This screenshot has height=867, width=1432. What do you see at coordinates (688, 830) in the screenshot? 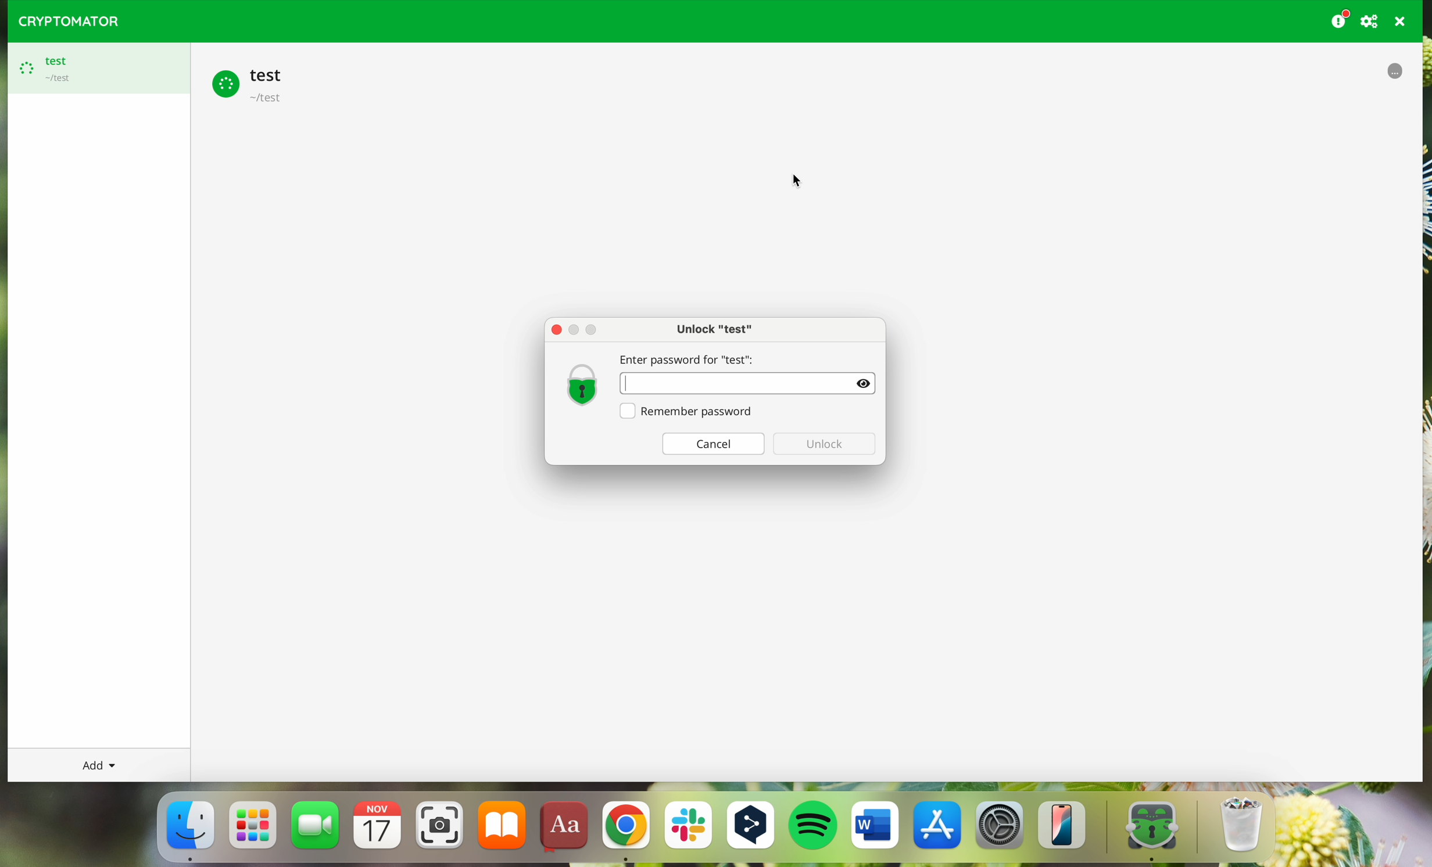
I see `Slack` at bounding box center [688, 830].